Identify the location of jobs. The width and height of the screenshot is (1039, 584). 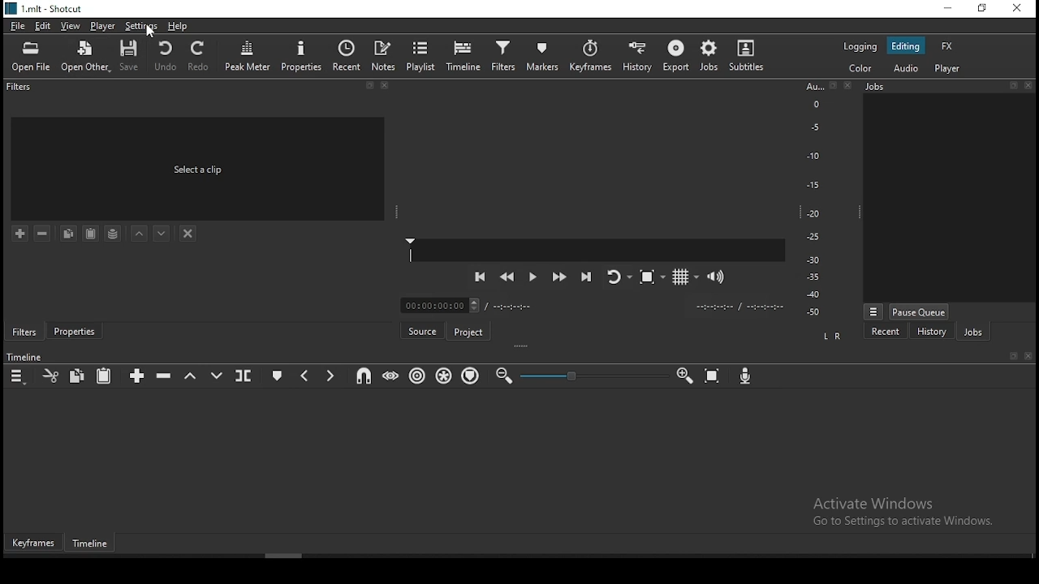
(708, 56).